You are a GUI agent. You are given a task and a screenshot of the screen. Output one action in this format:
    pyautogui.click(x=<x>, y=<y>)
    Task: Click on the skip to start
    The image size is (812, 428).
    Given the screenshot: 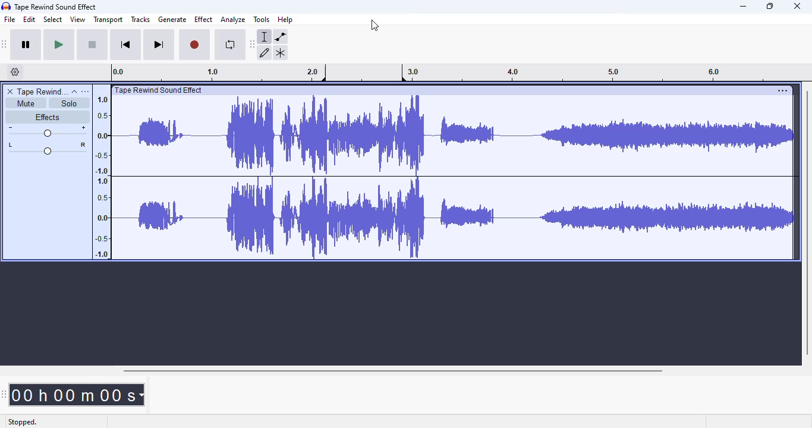 What is the action you would take?
    pyautogui.click(x=126, y=45)
    